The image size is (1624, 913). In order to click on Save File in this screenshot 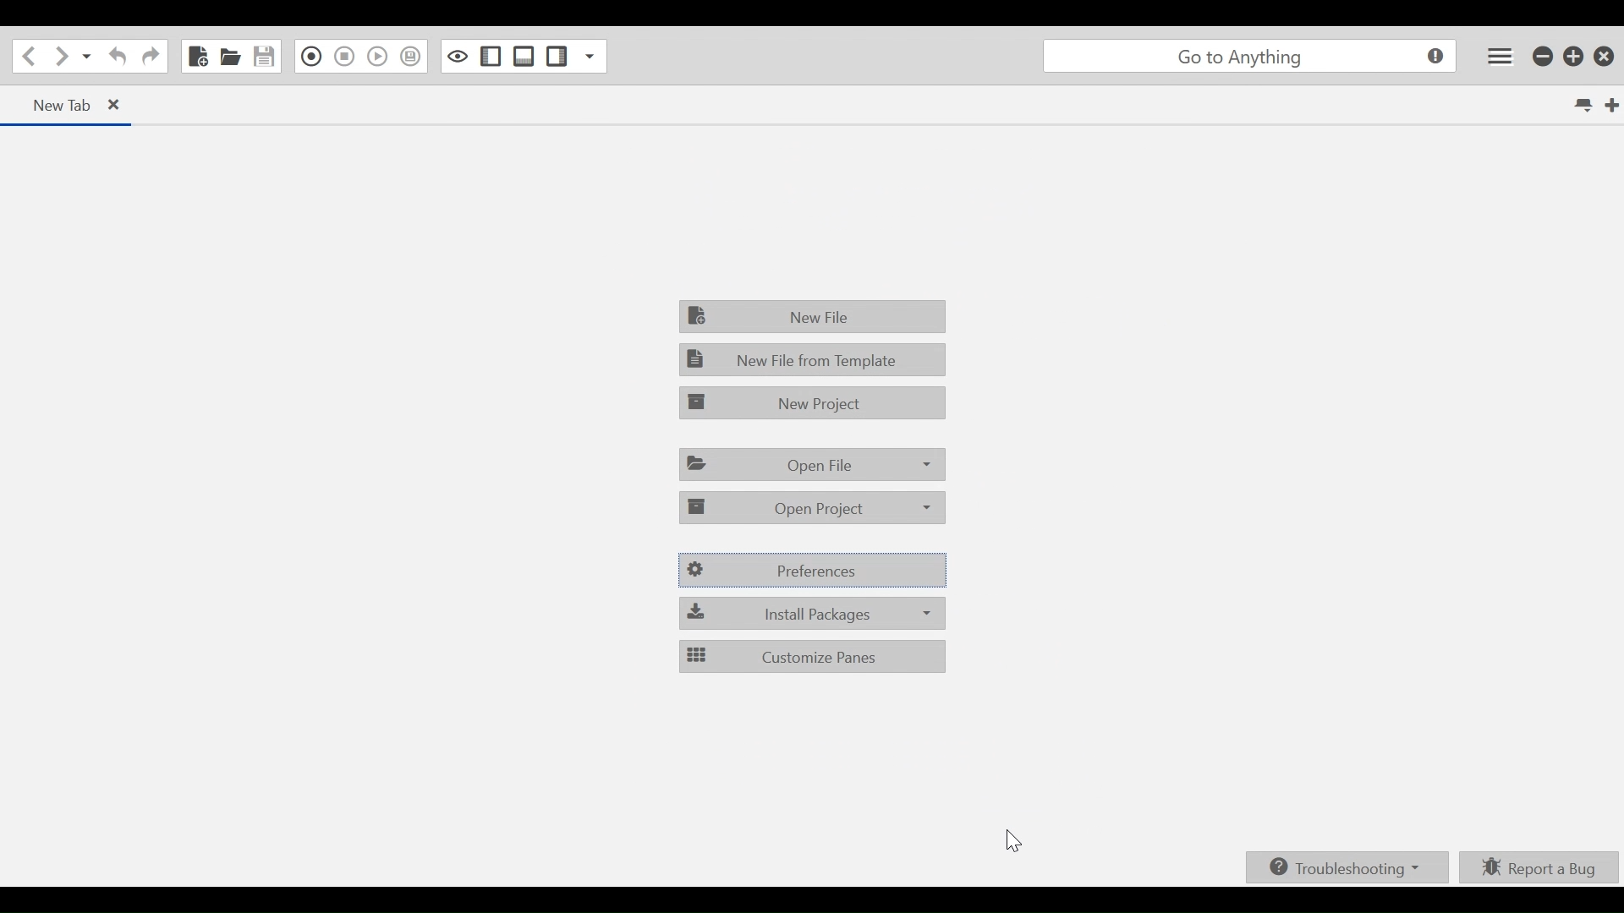, I will do `click(266, 56)`.